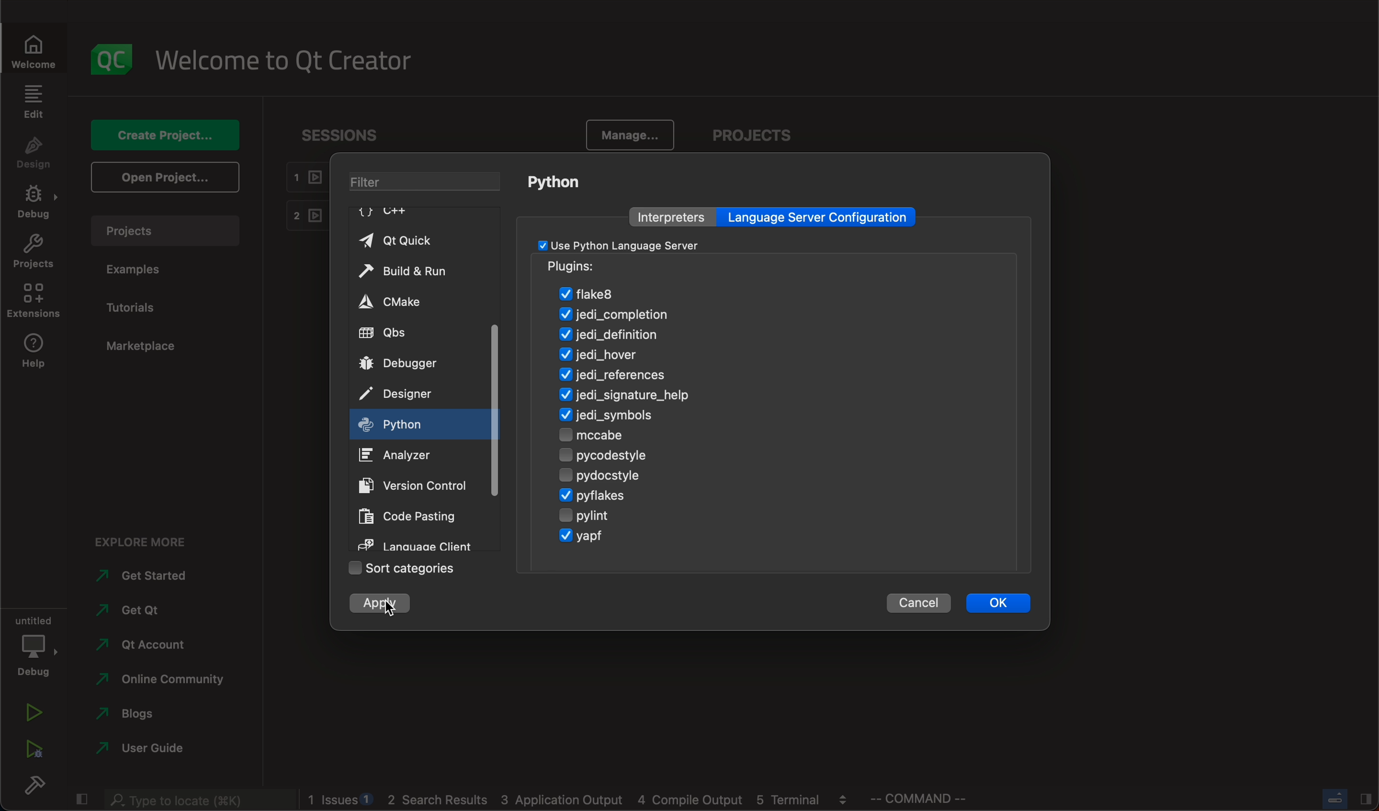 This screenshot has height=811, width=1379. What do you see at coordinates (590, 515) in the screenshot?
I see `pylint` at bounding box center [590, 515].